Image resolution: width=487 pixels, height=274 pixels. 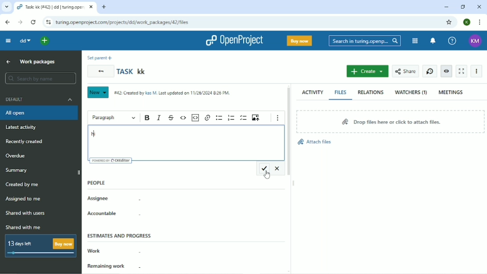 I want to click on To-do list, so click(x=243, y=117).